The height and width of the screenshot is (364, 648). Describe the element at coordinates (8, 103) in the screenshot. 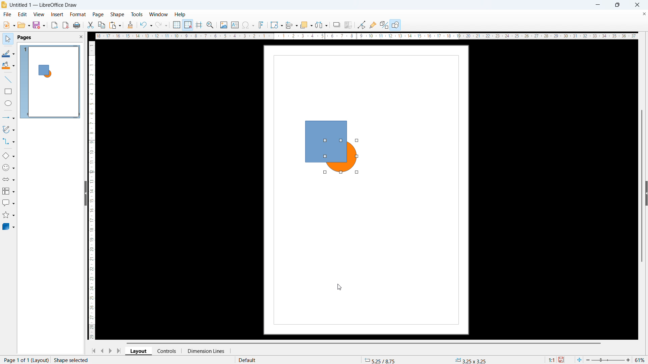

I see `Ellipse ` at that location.